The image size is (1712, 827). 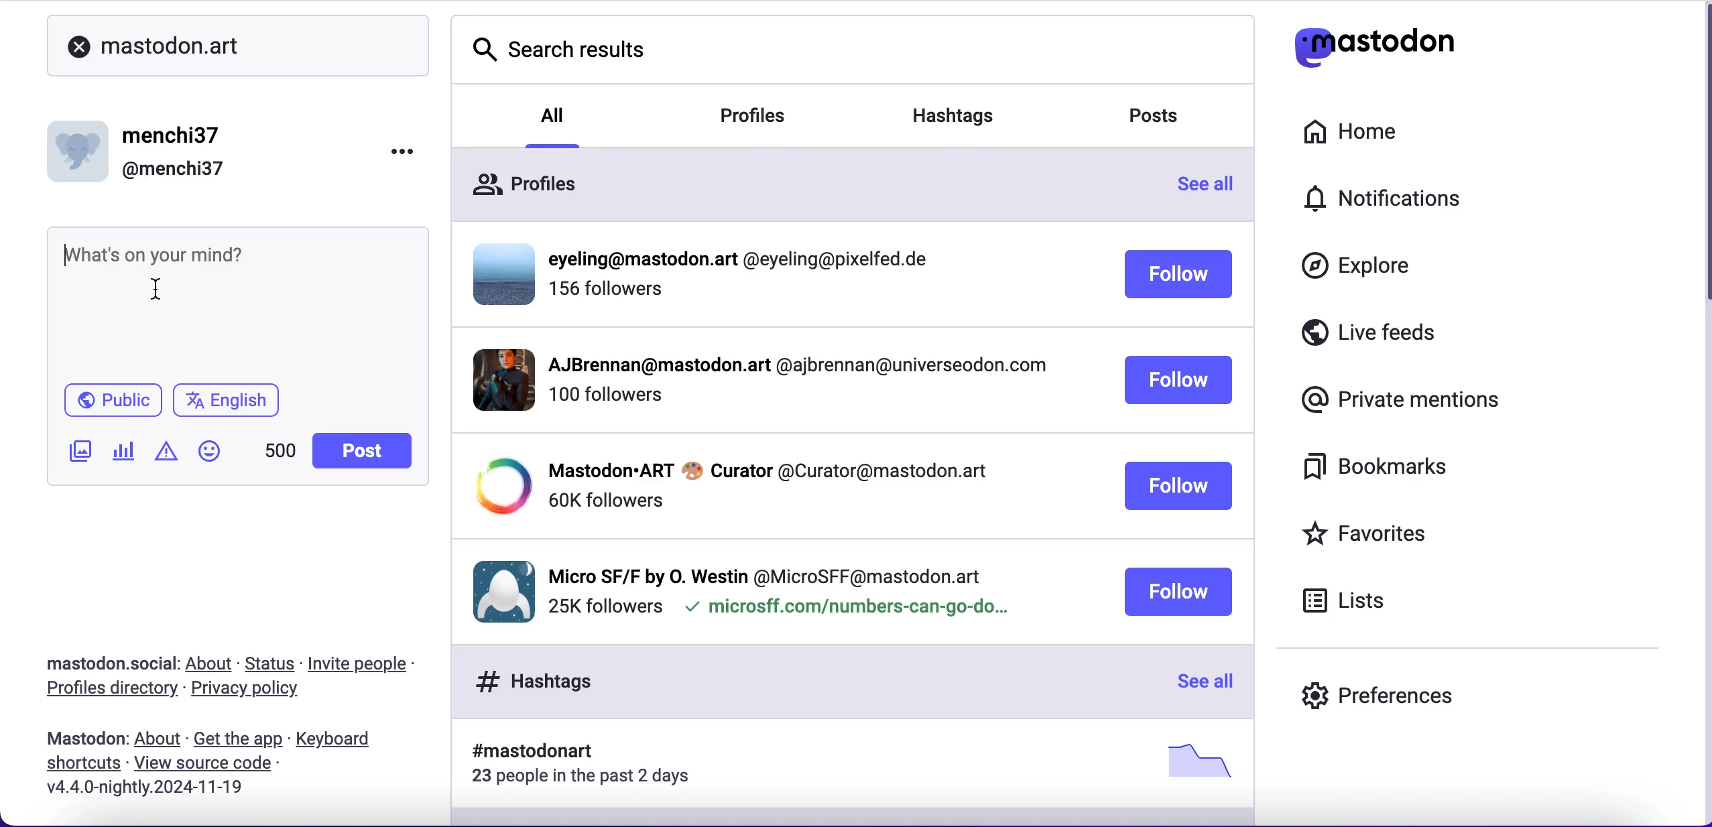 I want to click on hashtag, so click(x=524, y=752).